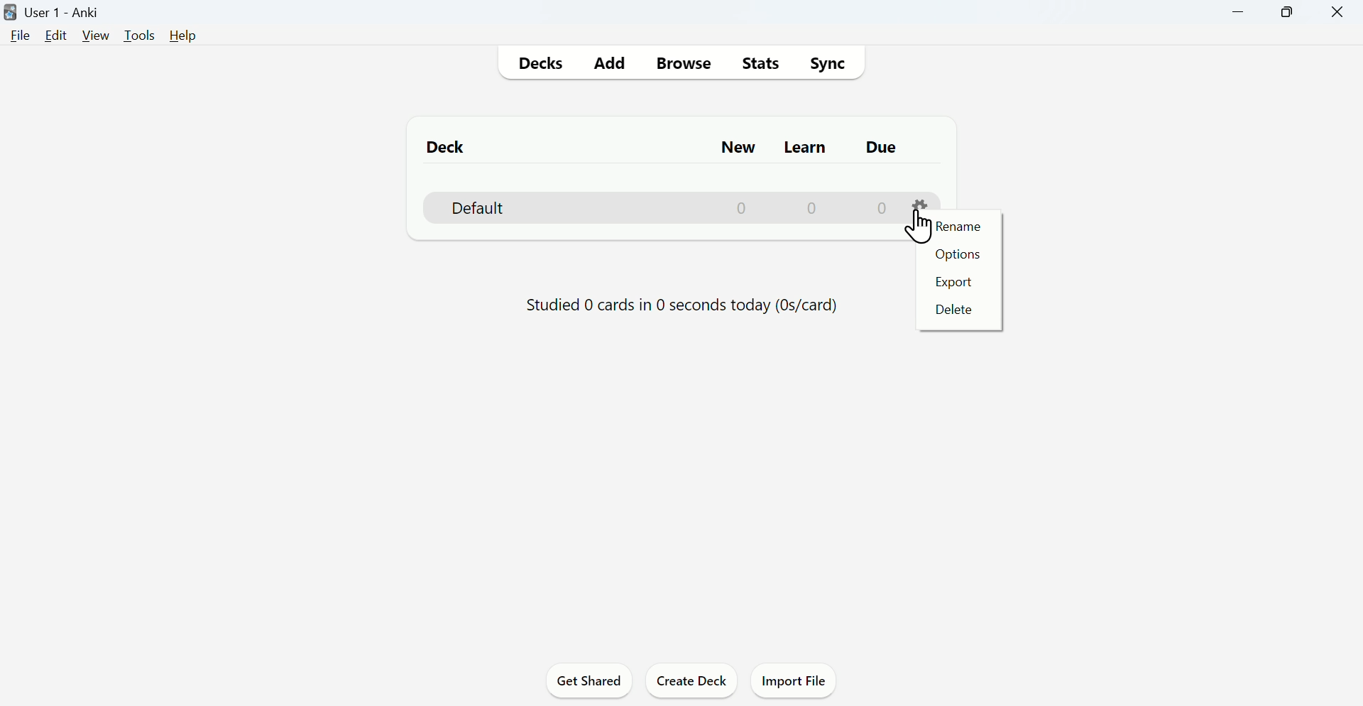 Image resolution: width=1363 pixels, height=706 pixels. Describe the element at coordinates (537, 64) in the screenshot. I see `Decks` at that location.